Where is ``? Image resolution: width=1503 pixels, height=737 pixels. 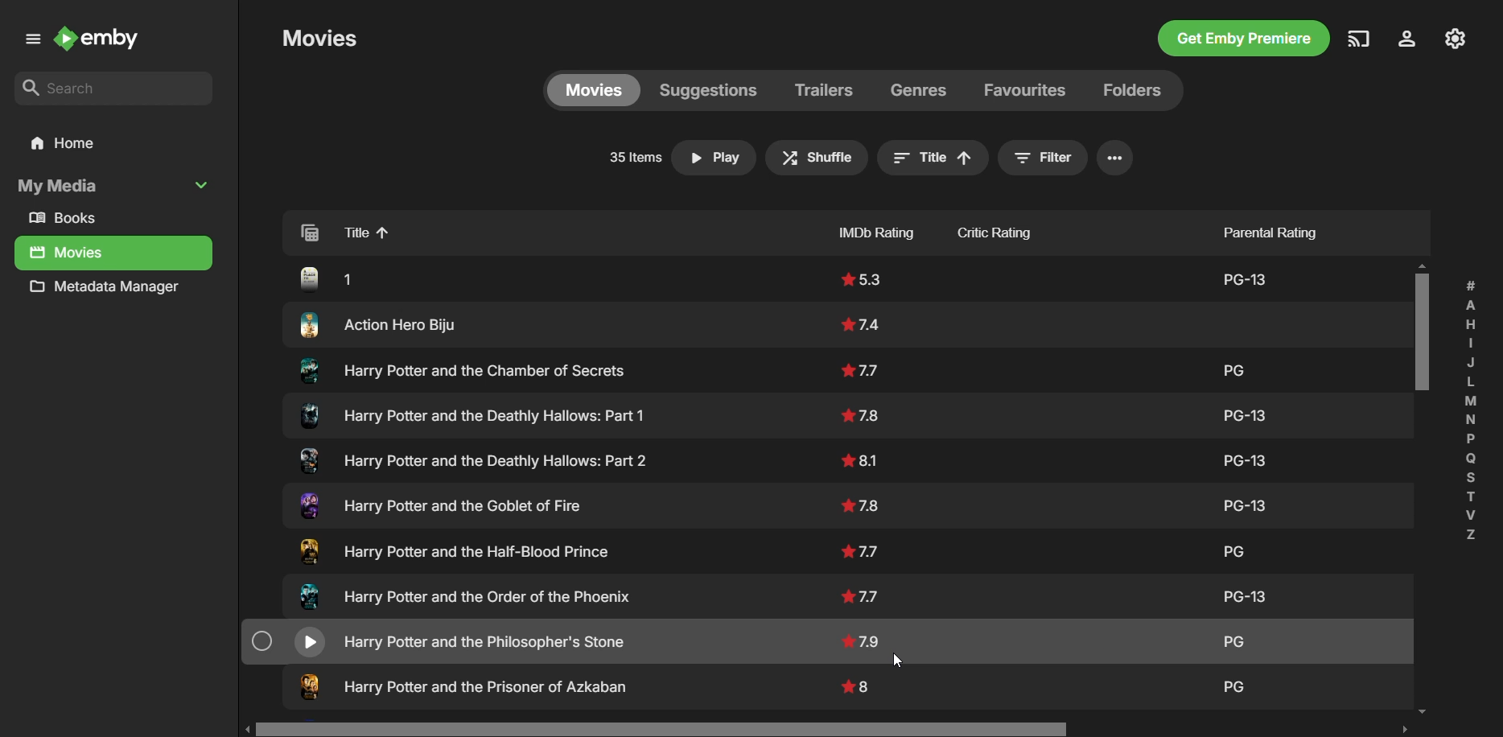  is located at coordinates (1236, 680).